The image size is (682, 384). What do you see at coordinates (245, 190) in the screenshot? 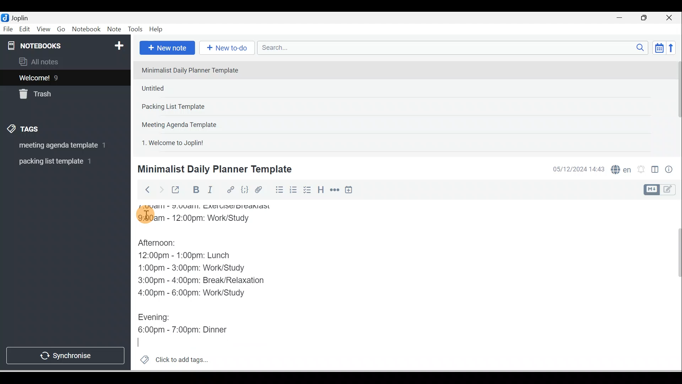
I see `Code` at bounding box center [245, 190].